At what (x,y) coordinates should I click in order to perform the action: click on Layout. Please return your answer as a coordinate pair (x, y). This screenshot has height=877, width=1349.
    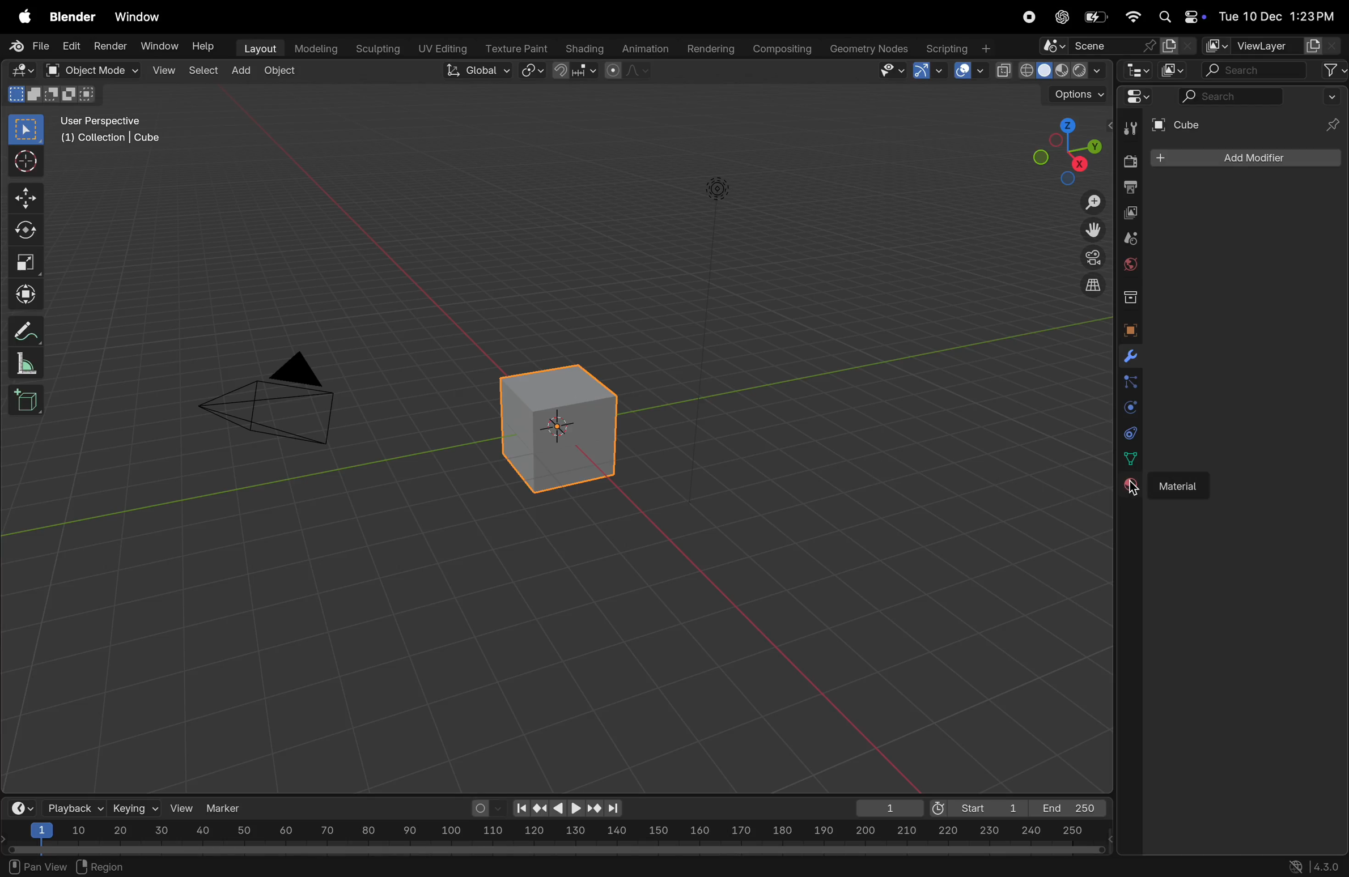
    Looking at the image, I should click on (257, 47).